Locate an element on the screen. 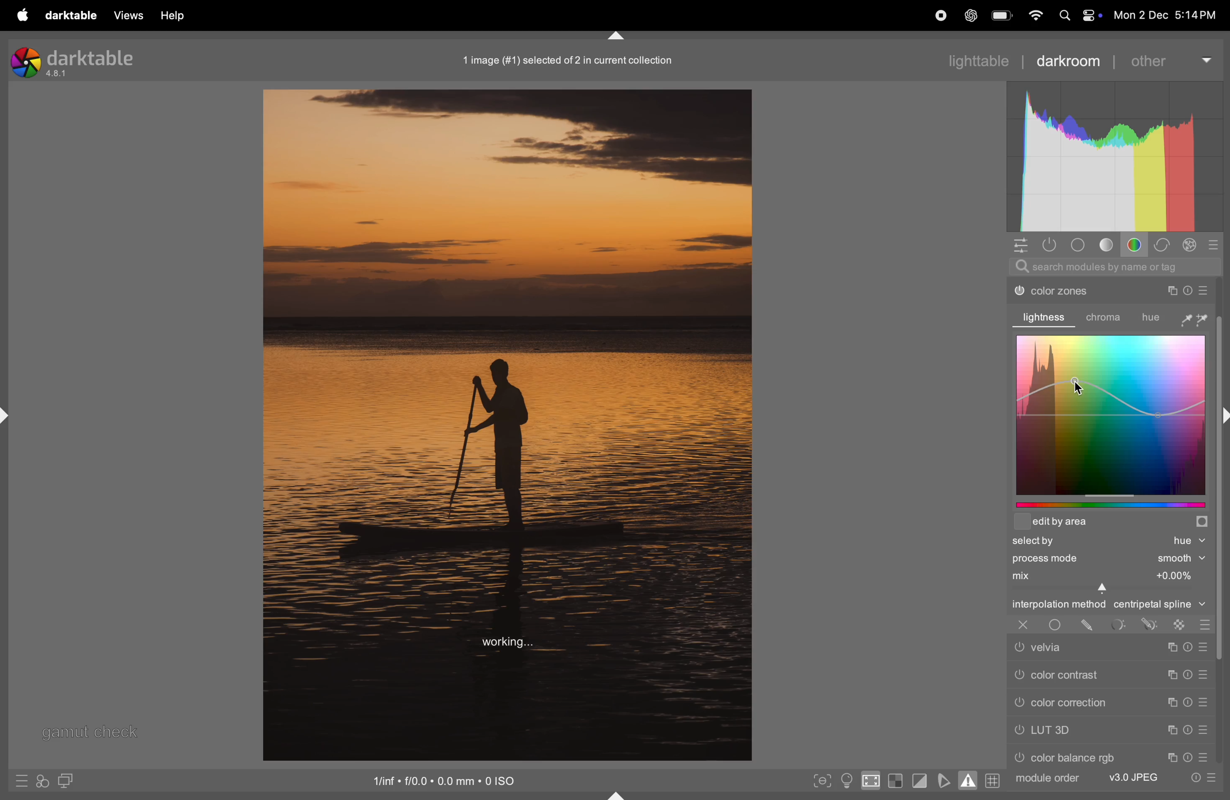 This screenshot has height=800, width=1230. Timer is located at coordinates (1188, 675).